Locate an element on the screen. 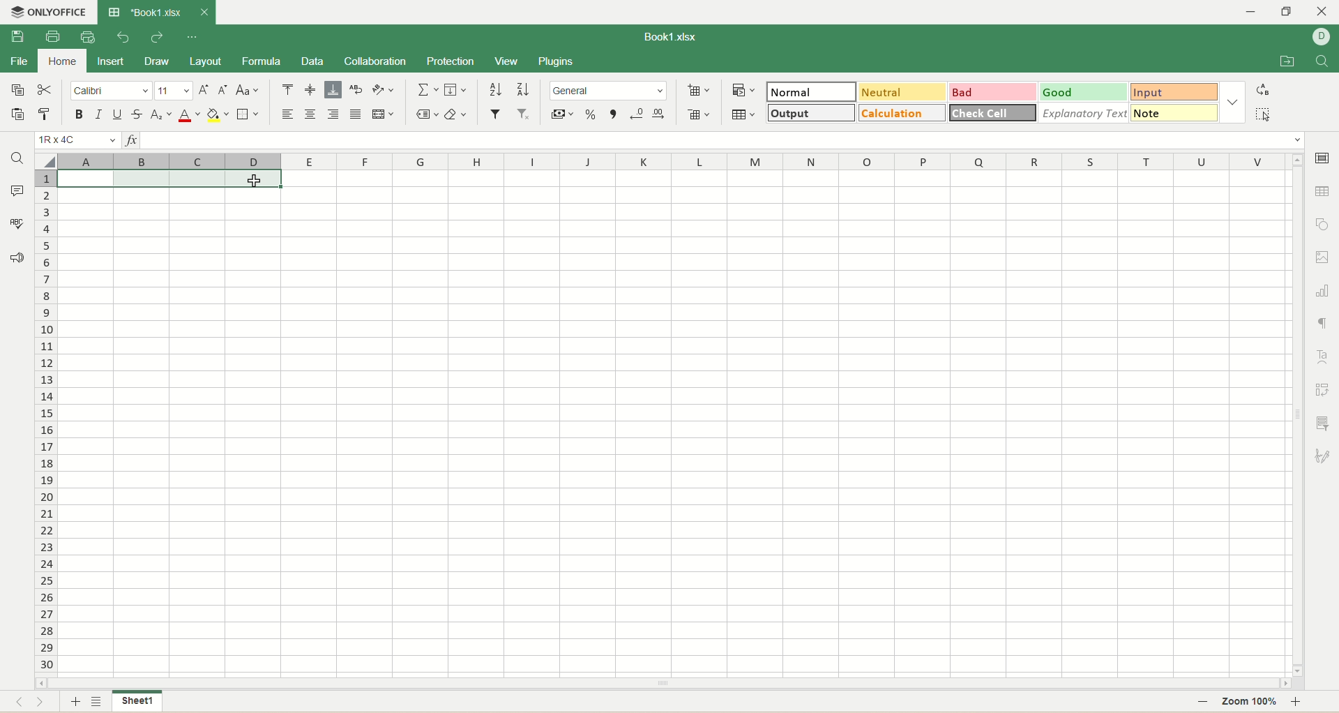 This screenshot has height=713, width=1339. quick print is located at coordinates (88, 37).